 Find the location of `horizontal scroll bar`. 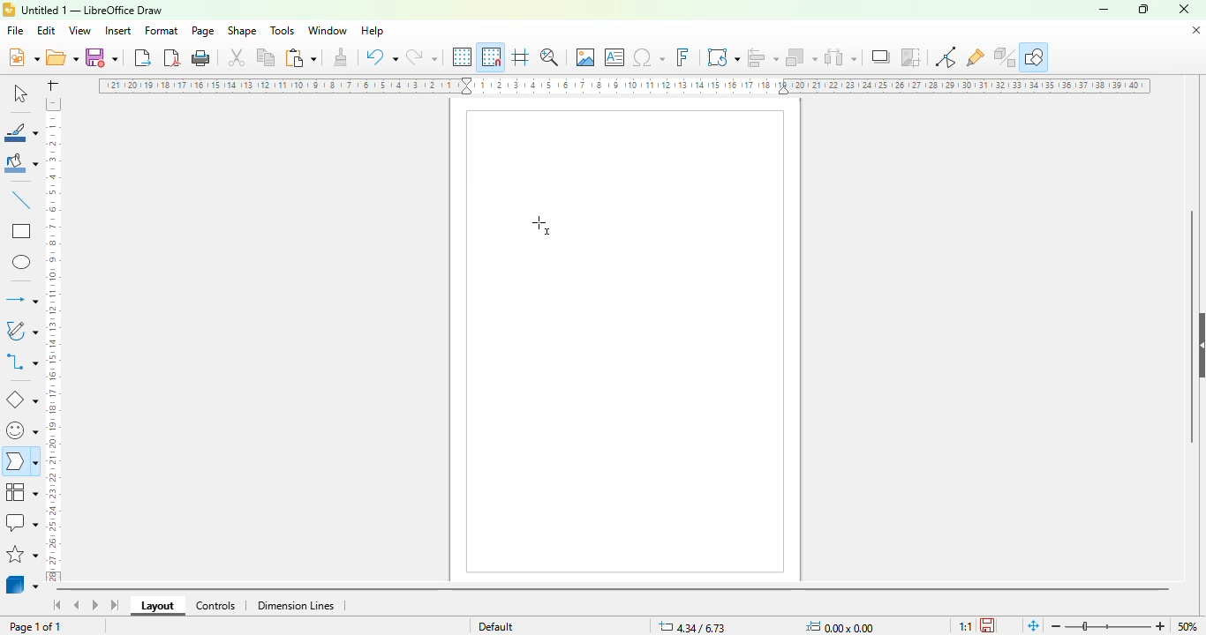

horizontal scroll bar is located at coordinates (614, 591).